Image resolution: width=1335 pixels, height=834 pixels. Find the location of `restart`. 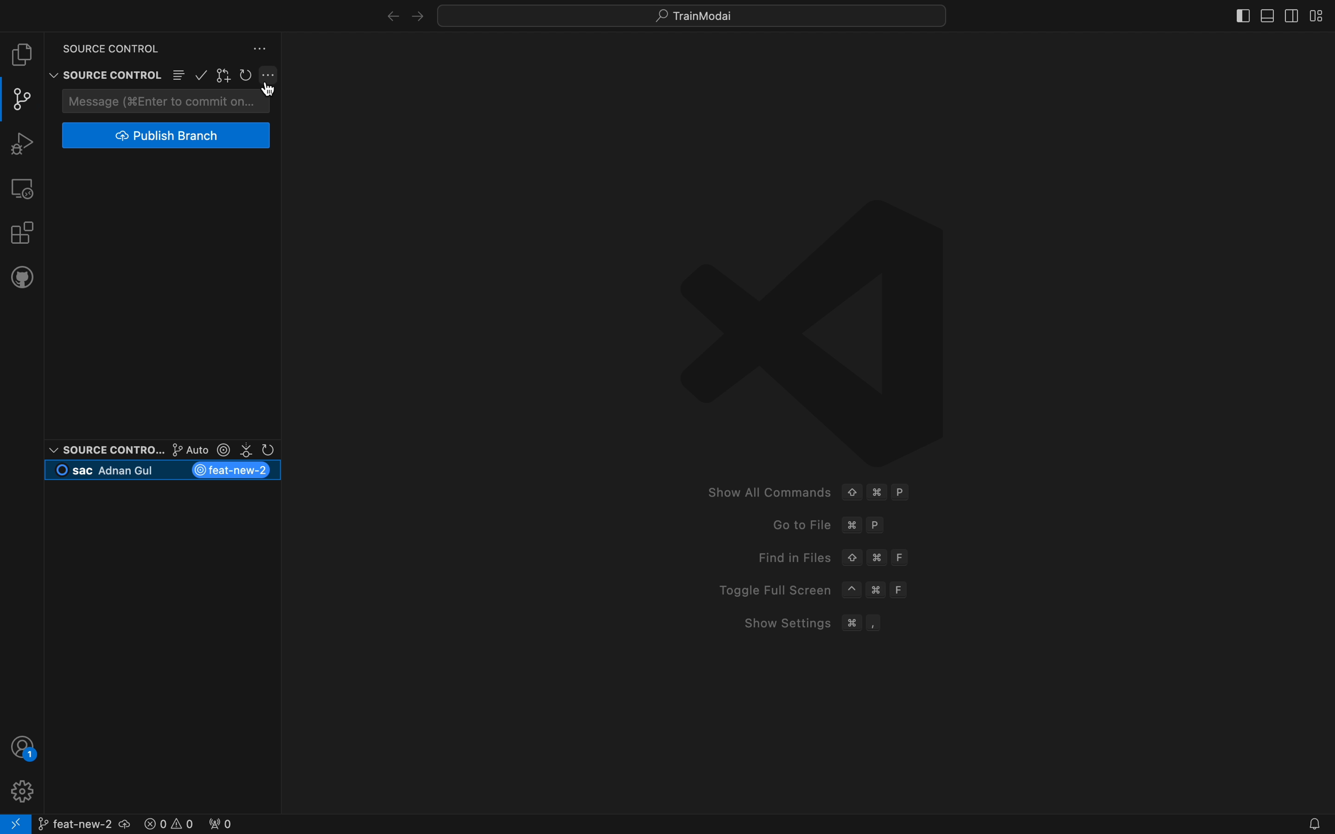

restart is located at coordinates (247, 76).